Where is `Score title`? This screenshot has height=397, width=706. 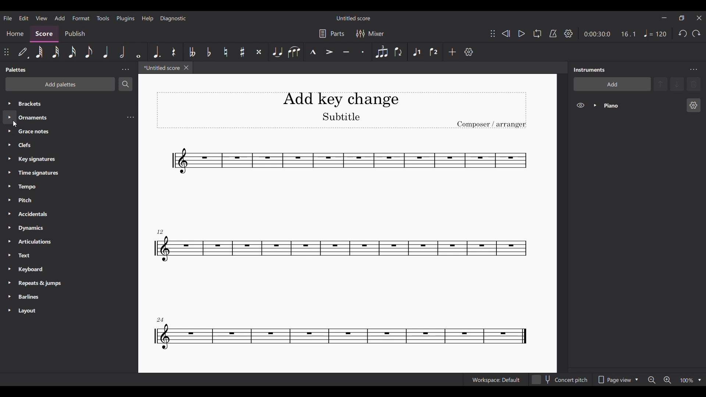
Score title is located at coordinates (353, 18).